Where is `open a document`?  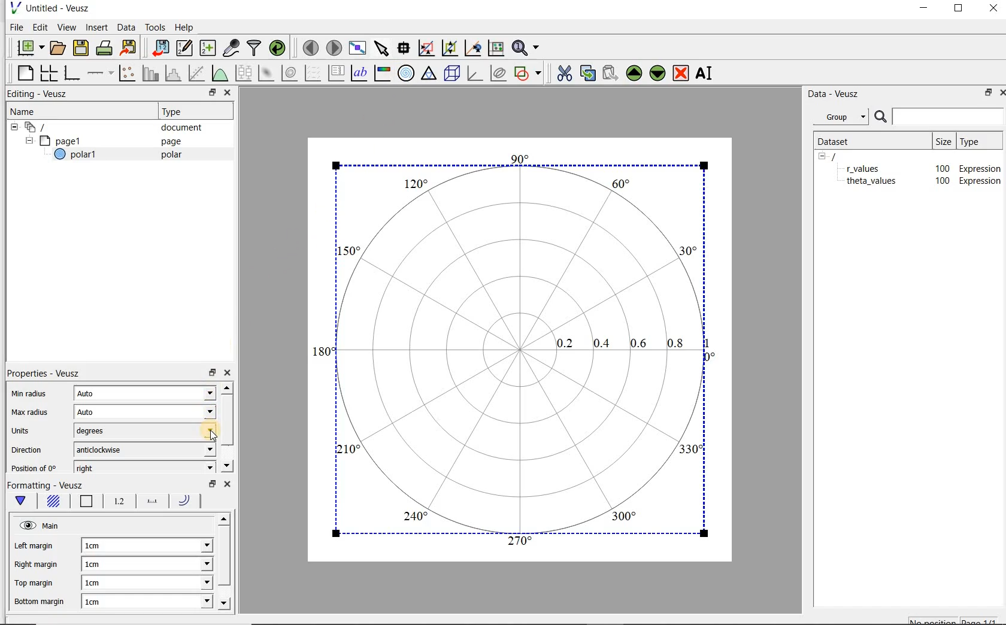
open a document is located at coordinates (59, 47).